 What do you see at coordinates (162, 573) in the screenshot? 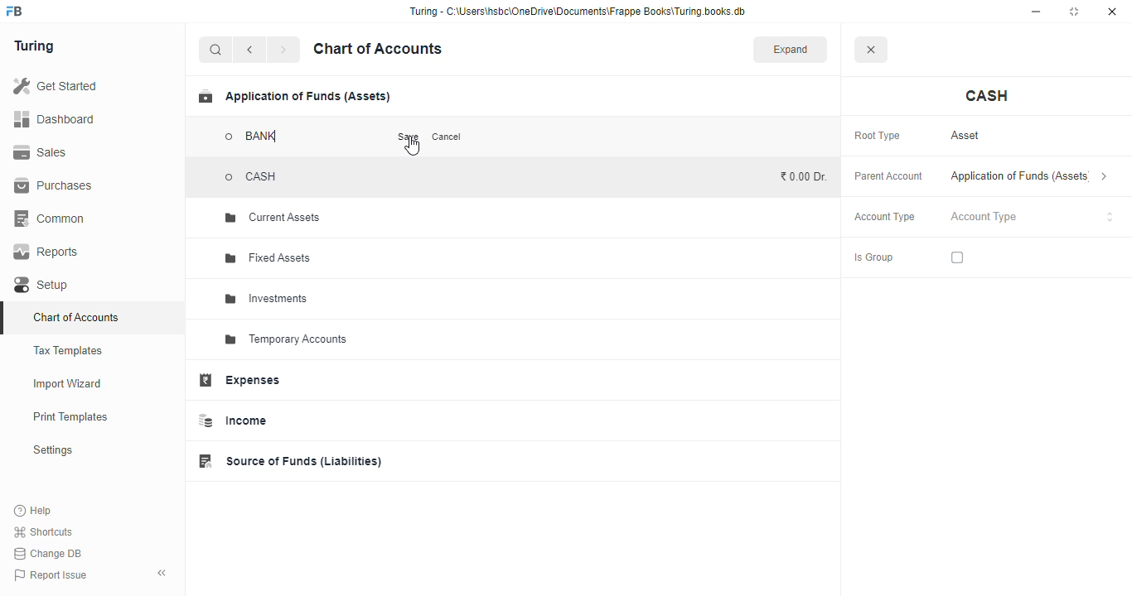
I see `toggle sidebar` at bounding box center [162, 573].